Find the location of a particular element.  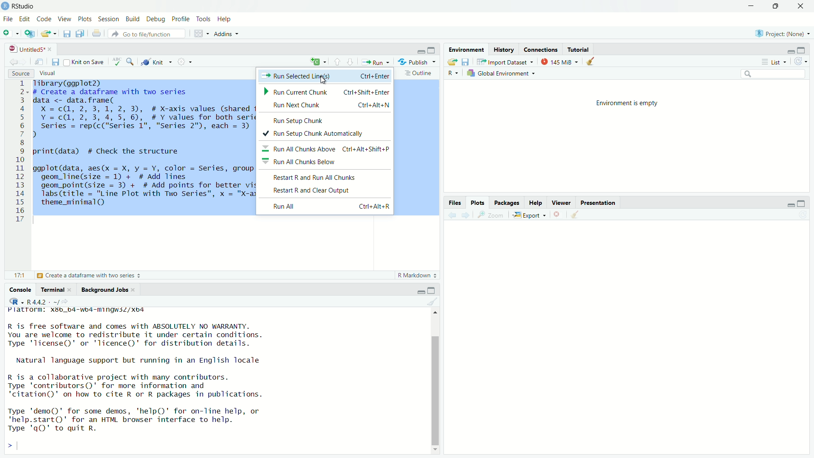

Source is located at coordinates (20, 74).